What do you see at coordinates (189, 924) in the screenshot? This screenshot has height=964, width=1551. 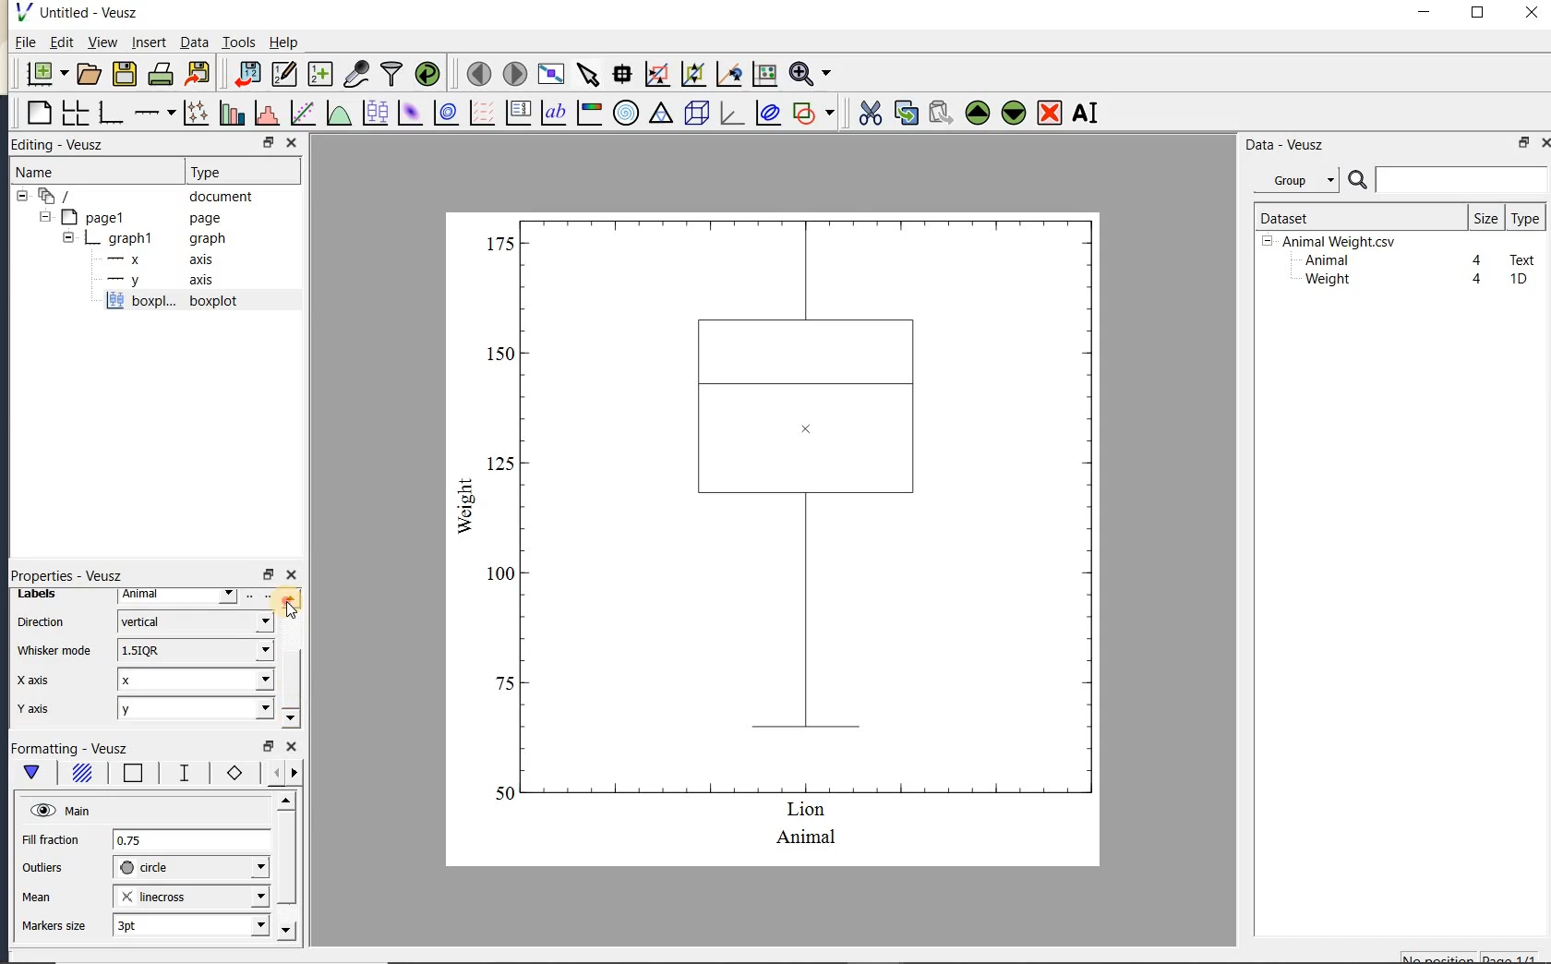 I see `3pt` at bounding box center [189, 924].